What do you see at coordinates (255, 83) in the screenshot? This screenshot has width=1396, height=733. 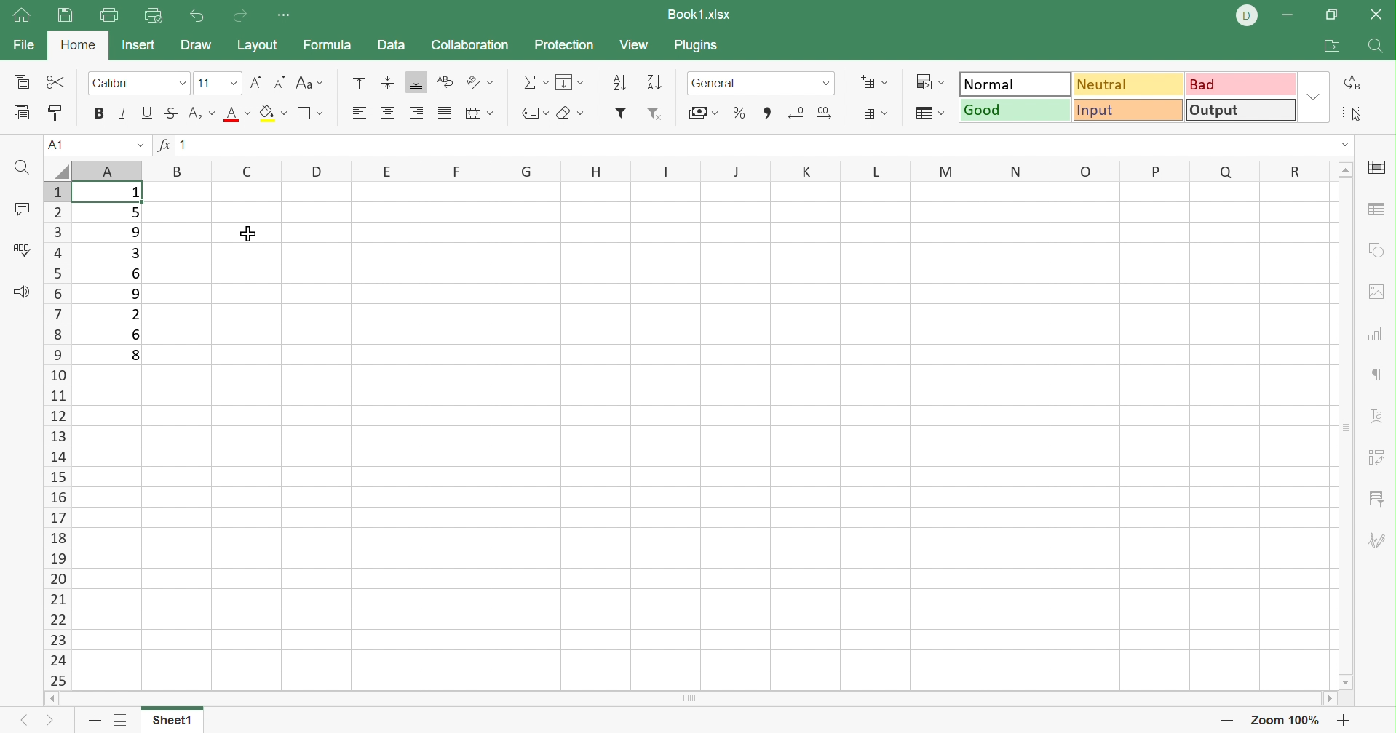 I see `Increment font size` at bounding box center [255, 83].